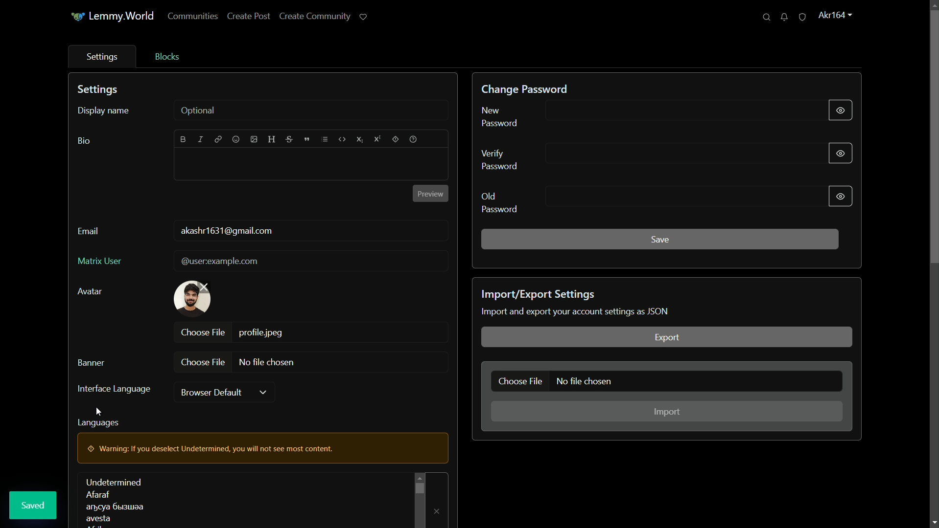 This screenshot has height=528, width=939. Describe the element at coordinates (314, 17) in the screenshot. I see `create community` at that location.